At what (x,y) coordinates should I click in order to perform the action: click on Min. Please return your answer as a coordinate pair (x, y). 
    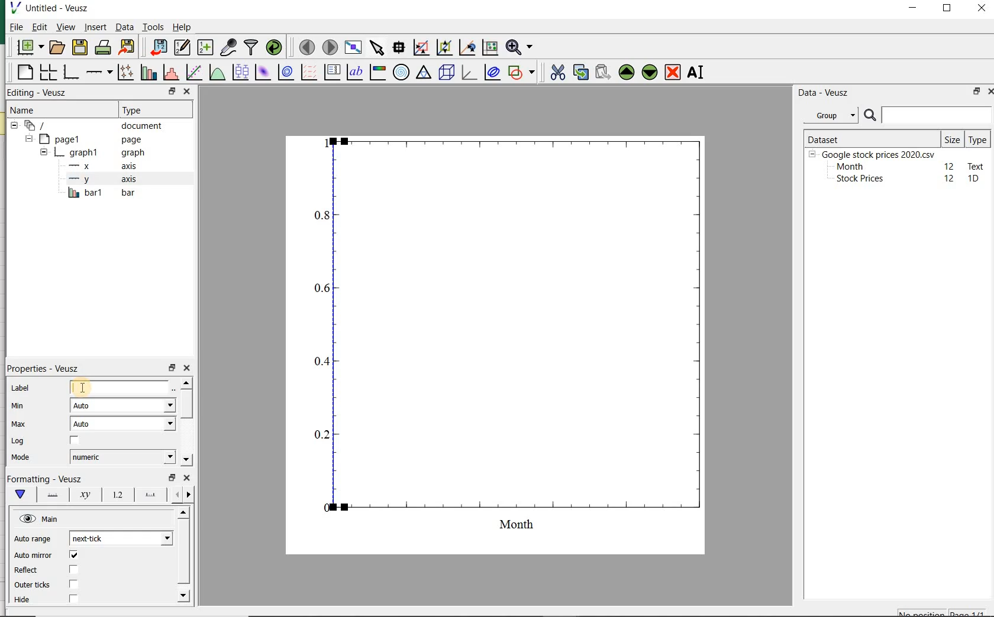
    Looking at the image, I should click on (19, 407).